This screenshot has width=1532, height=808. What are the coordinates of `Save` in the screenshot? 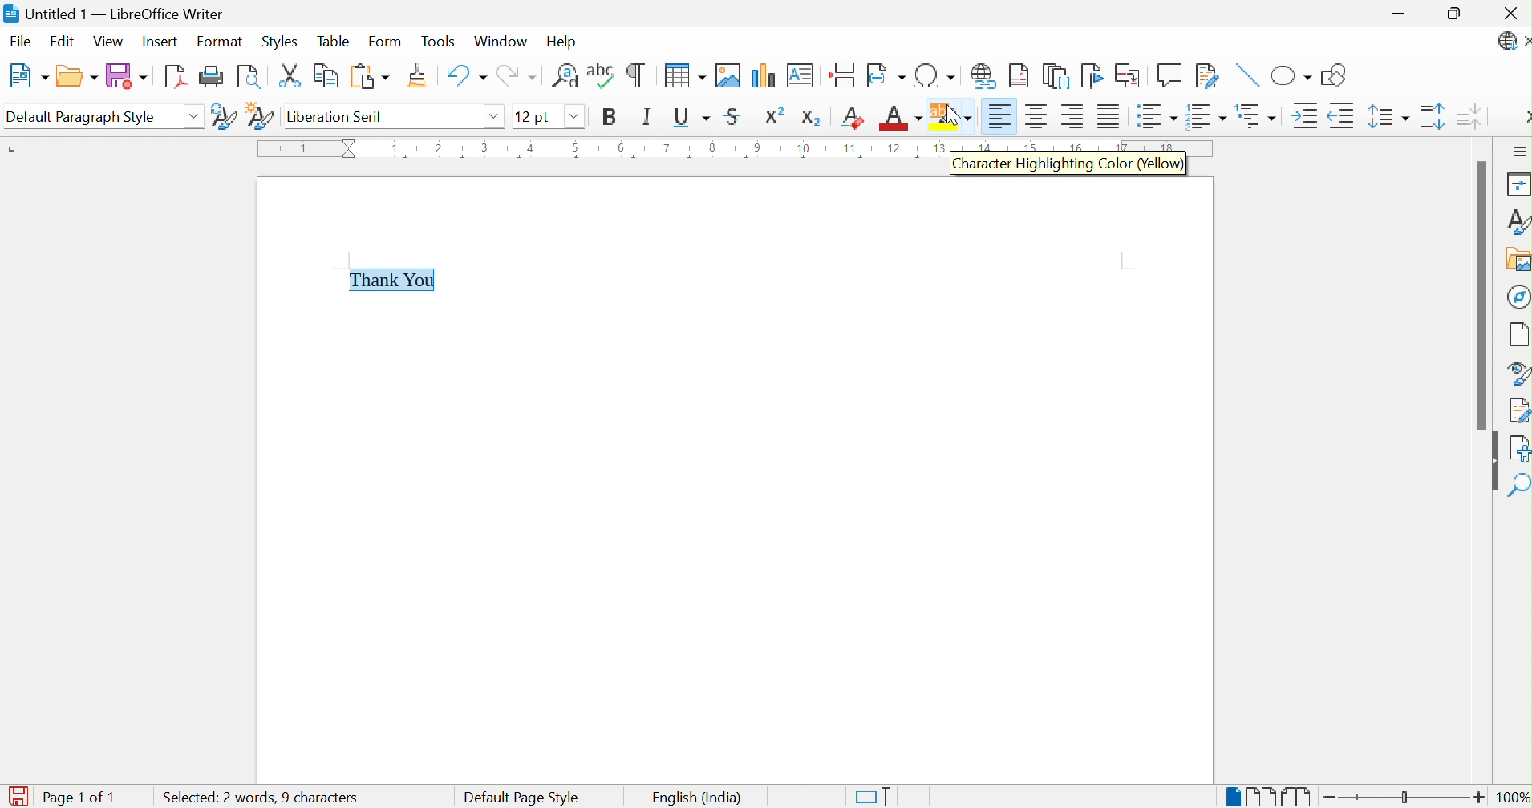 It's located at (126, 76).